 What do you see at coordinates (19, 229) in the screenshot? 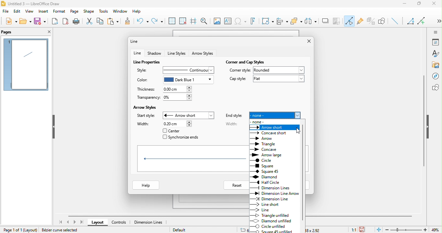
I see `page 1 of 1 (Layout)` at bounding box center [19, 229].